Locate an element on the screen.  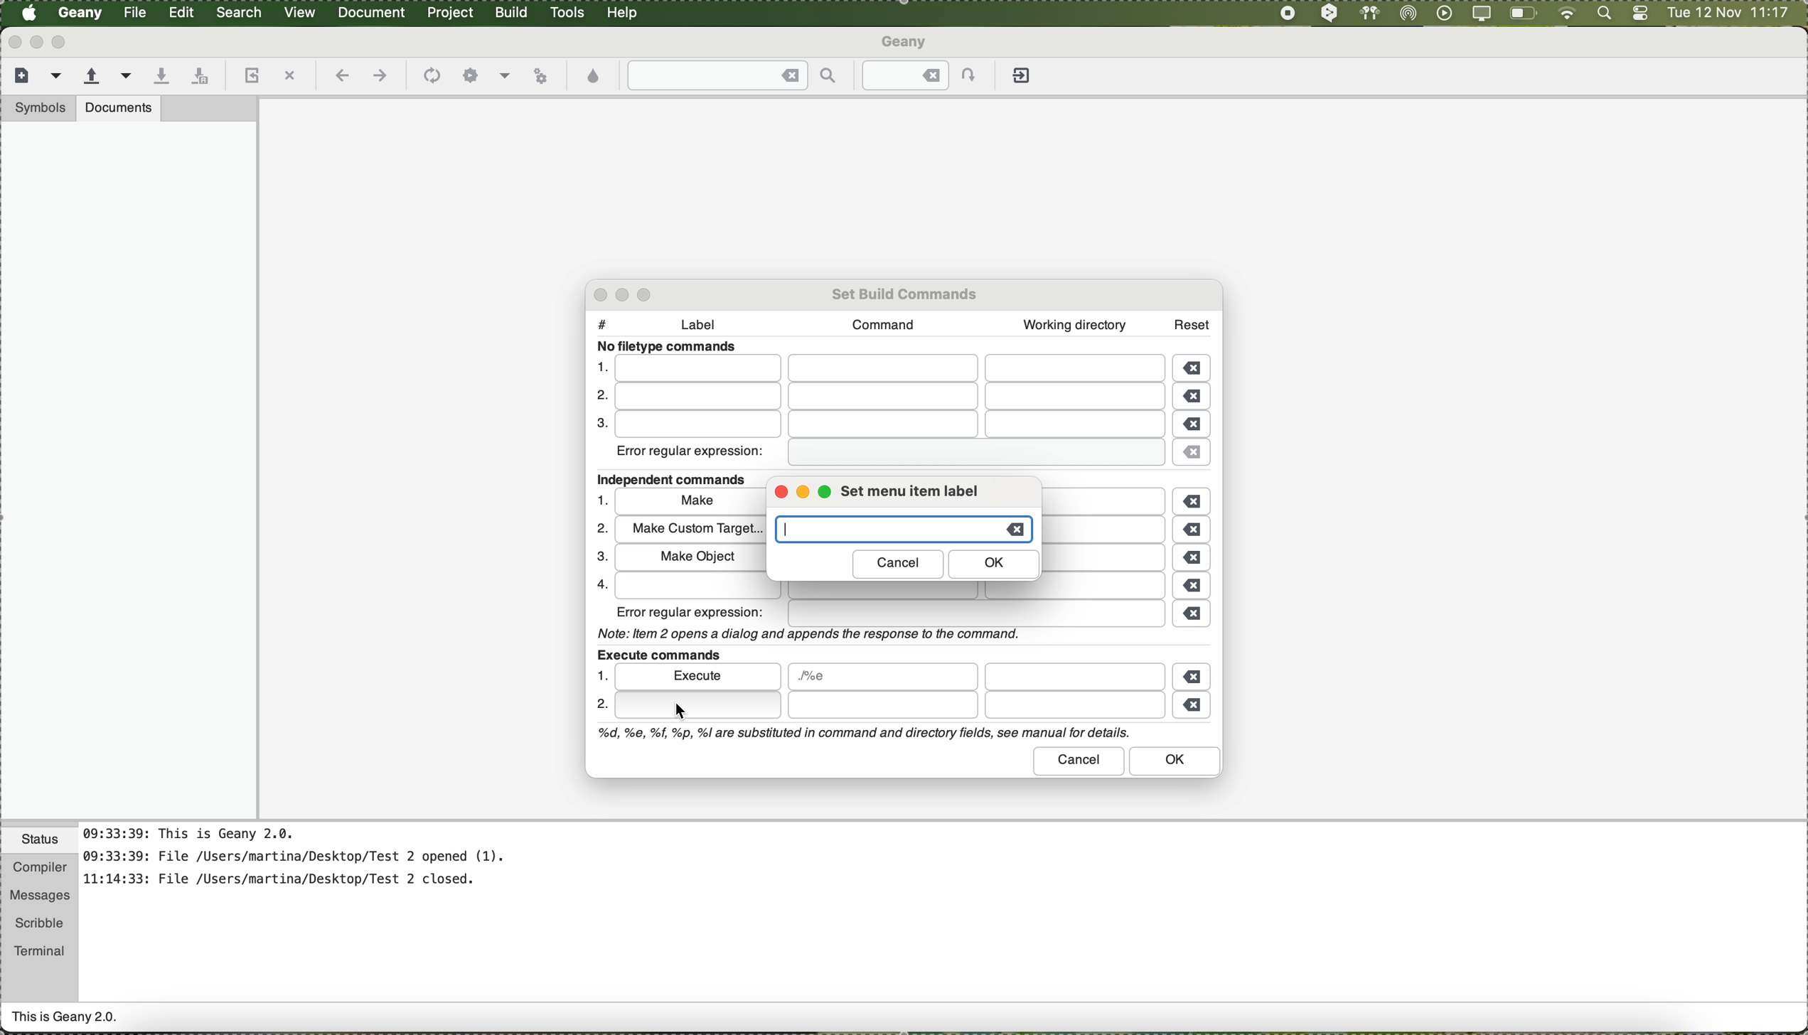
file is located at coordinates (887, 425).